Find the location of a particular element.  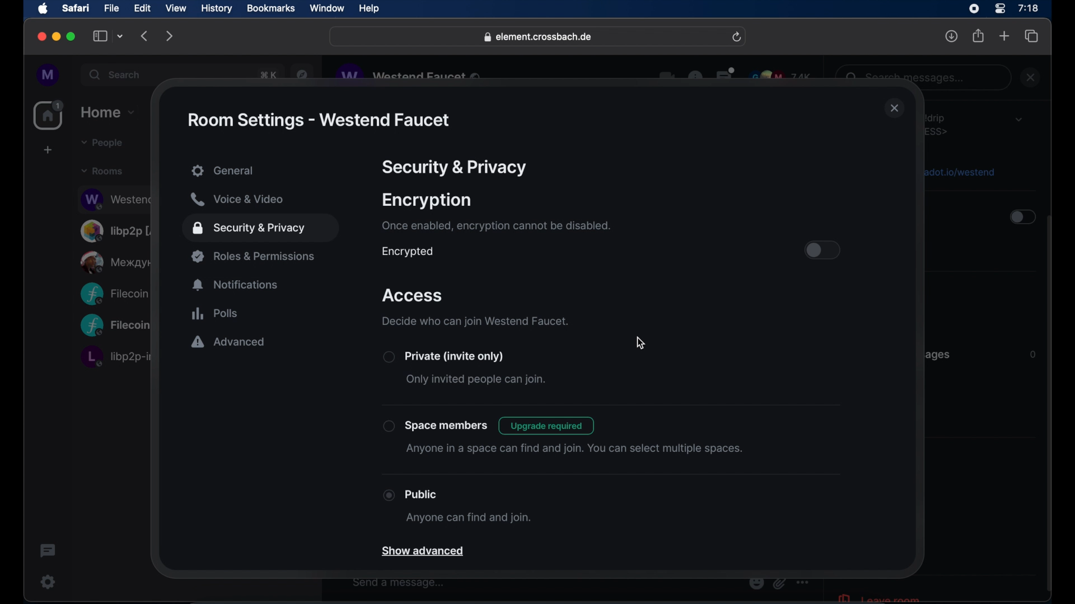

share is located at coordinates (979, 36).